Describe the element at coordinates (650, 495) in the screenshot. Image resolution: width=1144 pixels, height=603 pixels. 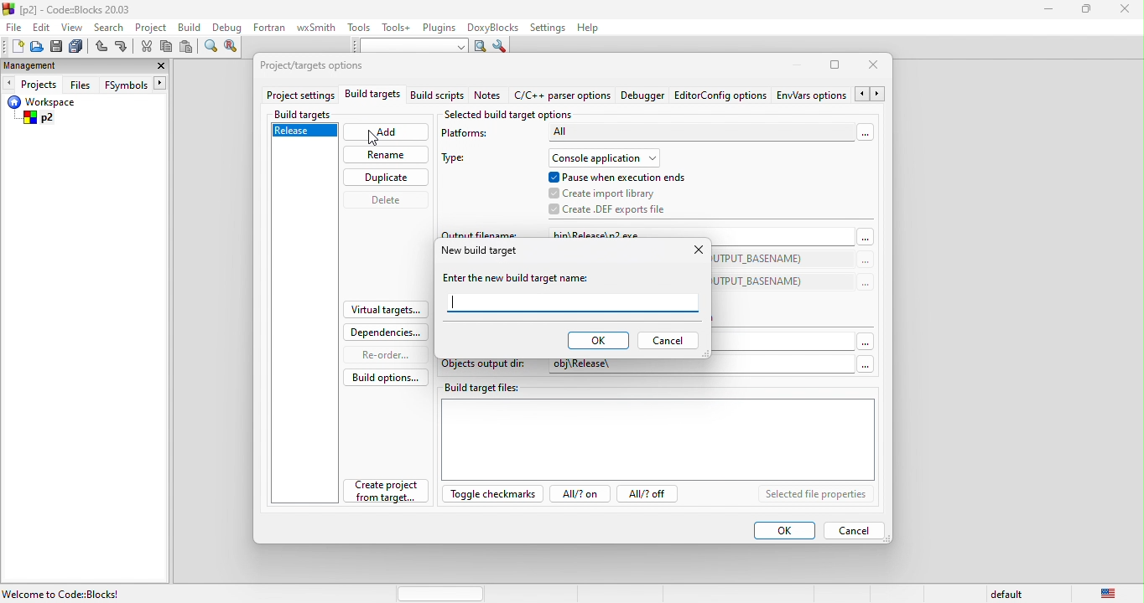
I see `all? off` at that location.